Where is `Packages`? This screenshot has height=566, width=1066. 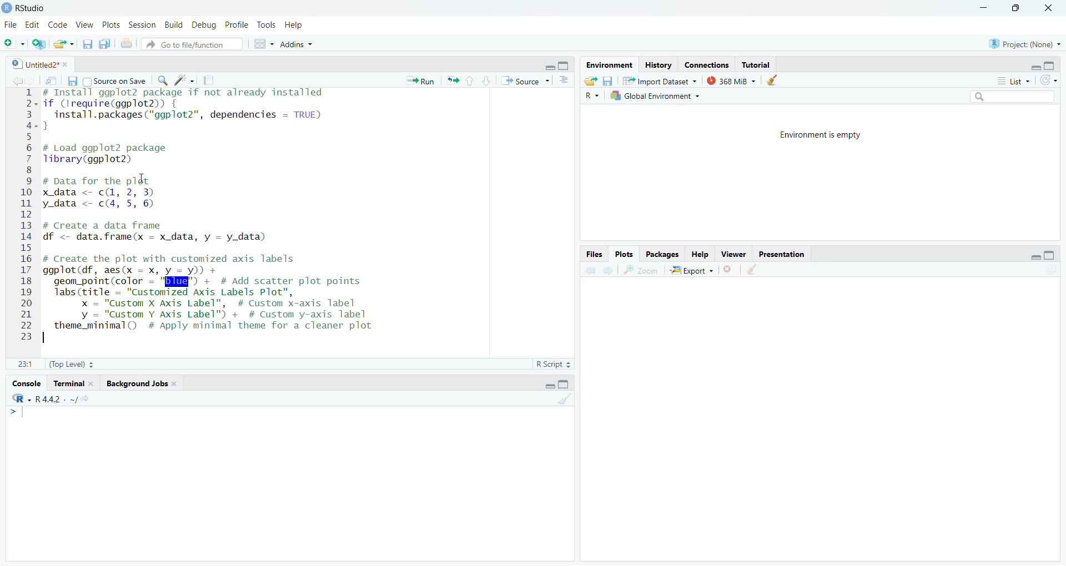 Packages is located at coordinates (661, 254).